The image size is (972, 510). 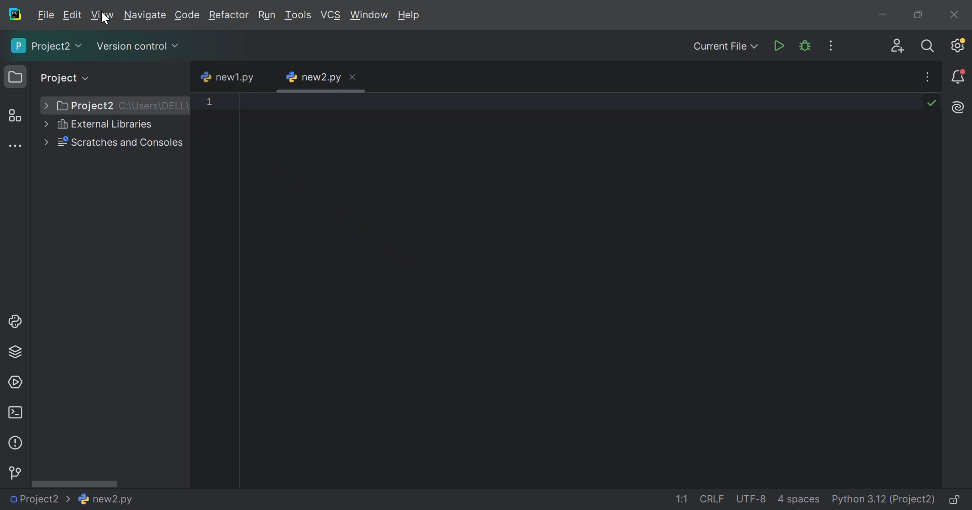 What do you see at coordinates (47, 47) in the screenshot?
I see `Project` at bounding box center [47, 47].